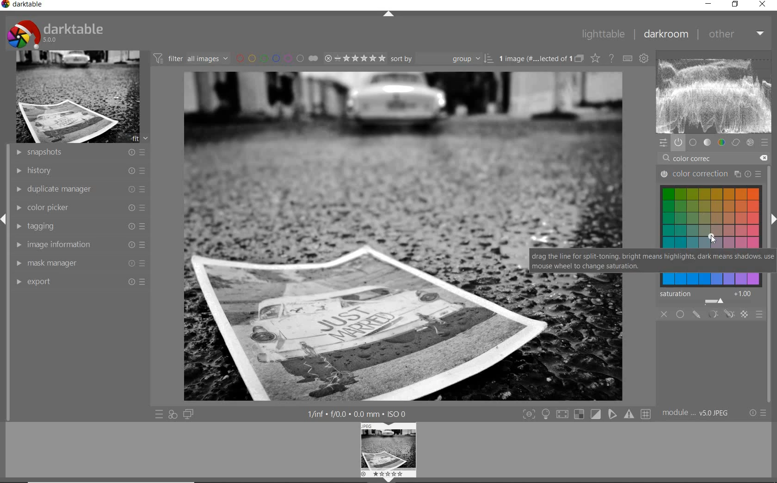 This screenshot has width=777, height=483. What do you see at coordinates (159, 413) in the screenshot?
I see `quick access to preset` at bounding box center [159, 413].